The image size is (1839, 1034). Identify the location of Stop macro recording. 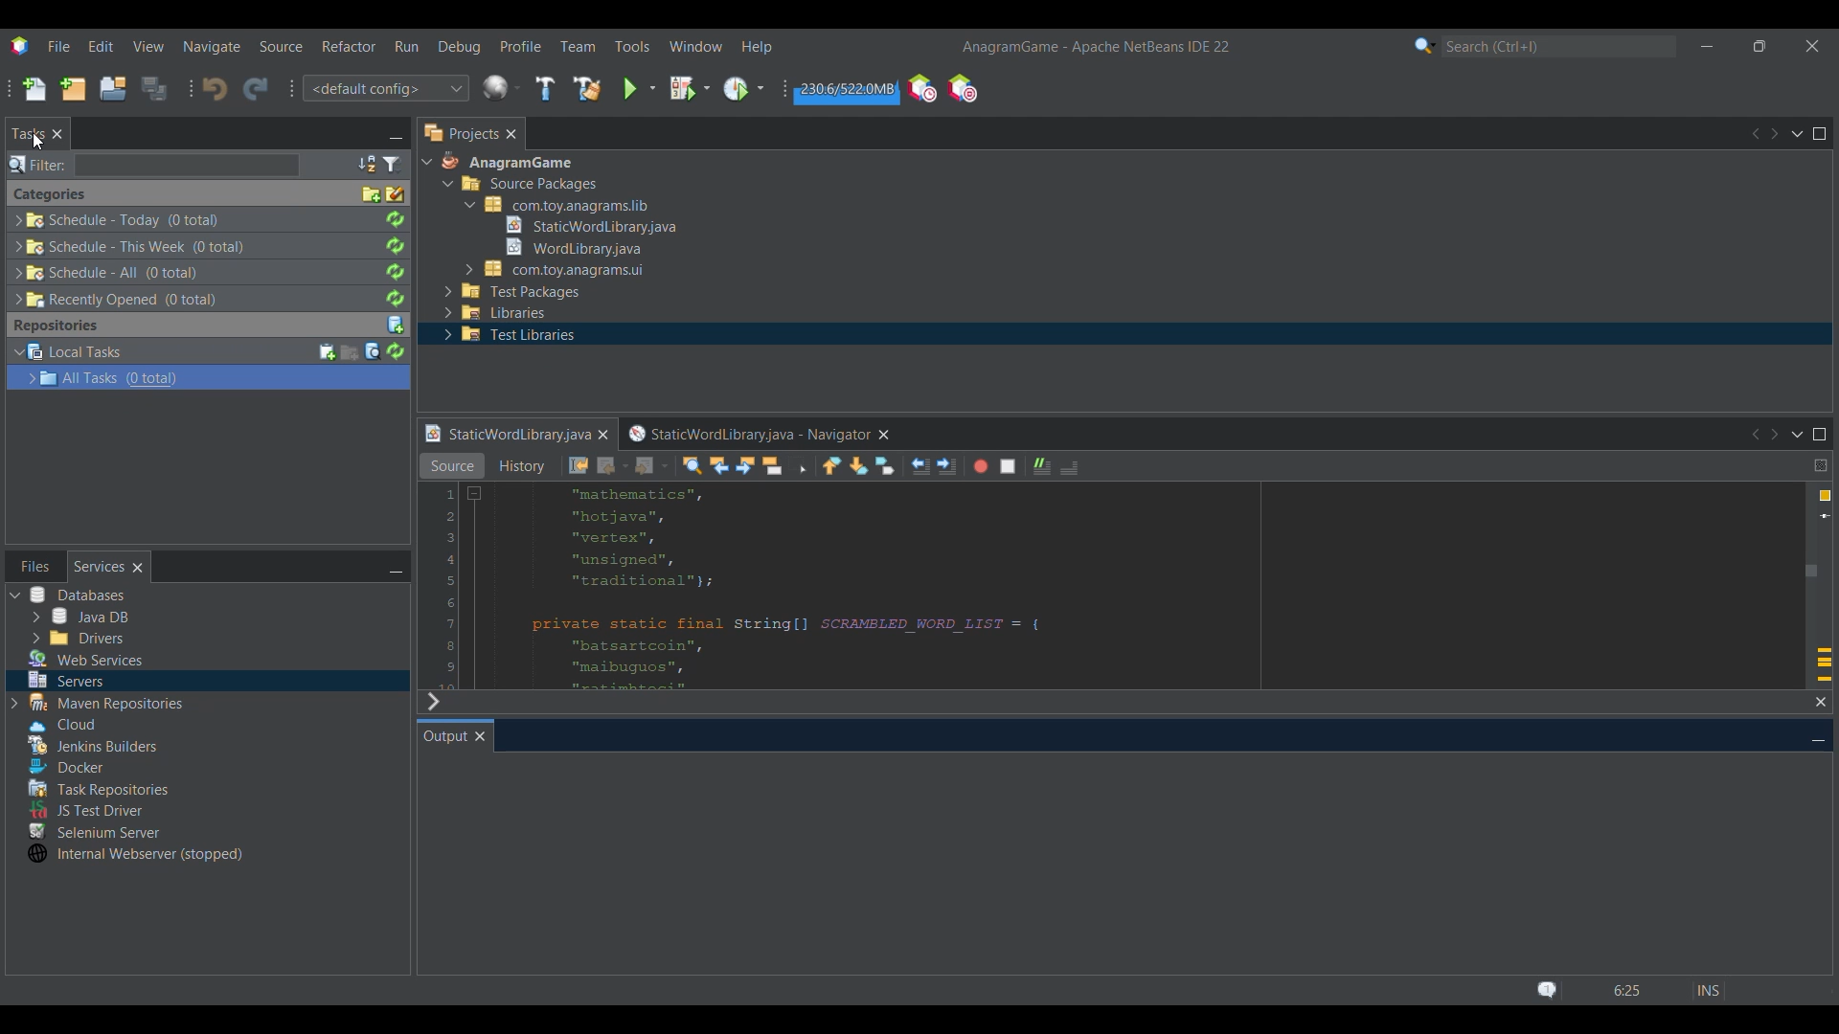
(1008, 466).